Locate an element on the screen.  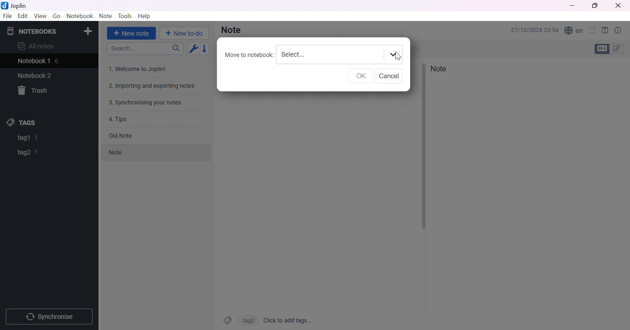
2. Importing and exporting notes is located at coordinates (151, 86).